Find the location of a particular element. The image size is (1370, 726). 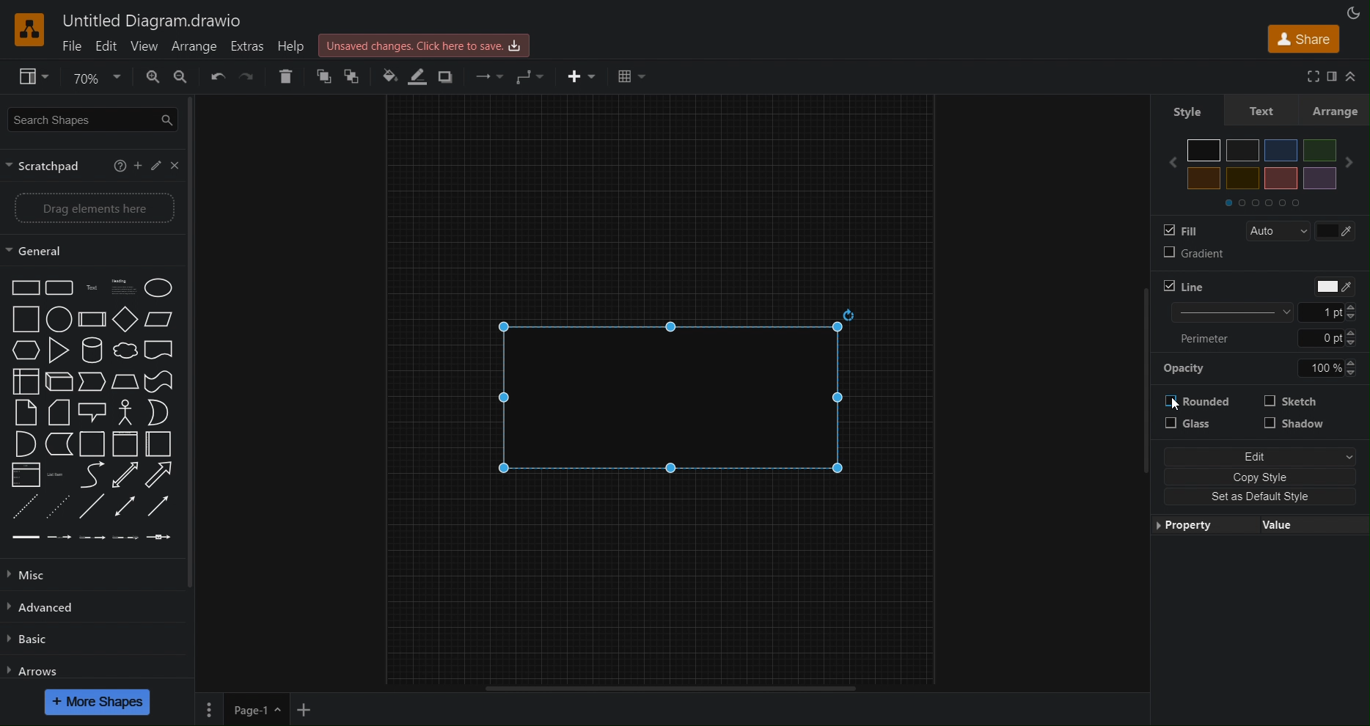

Add More Pages is located at coordinates (304, 710).